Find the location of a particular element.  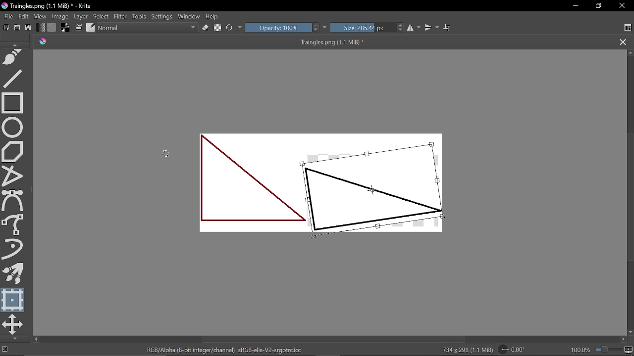

Opacity: 100% is located at coordinates (282, 28).